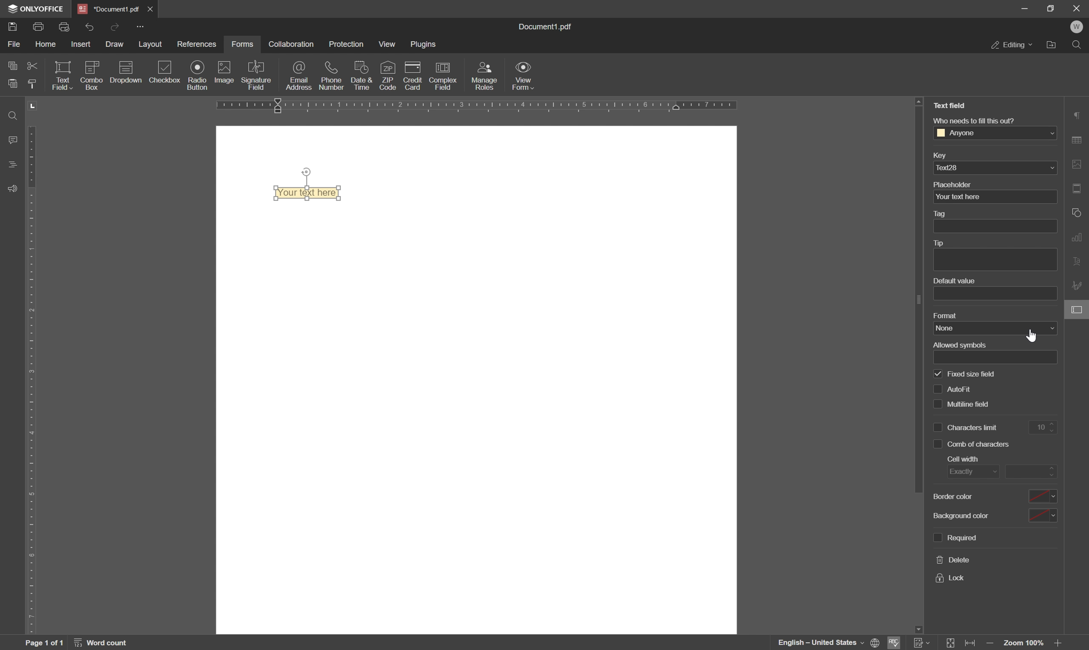  I want to click on forms, so click(246, 43).